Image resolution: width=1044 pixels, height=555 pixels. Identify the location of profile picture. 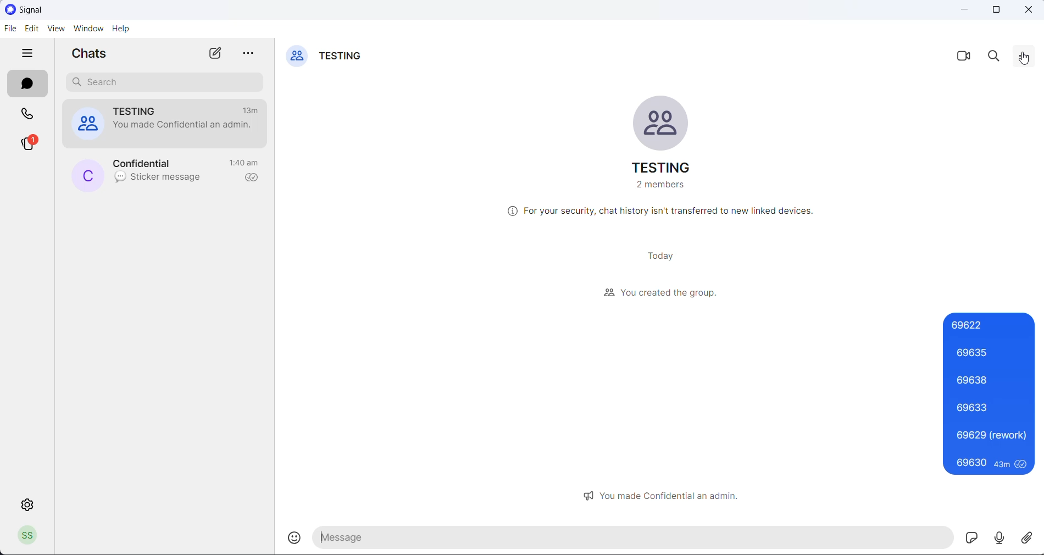
(88, 175).